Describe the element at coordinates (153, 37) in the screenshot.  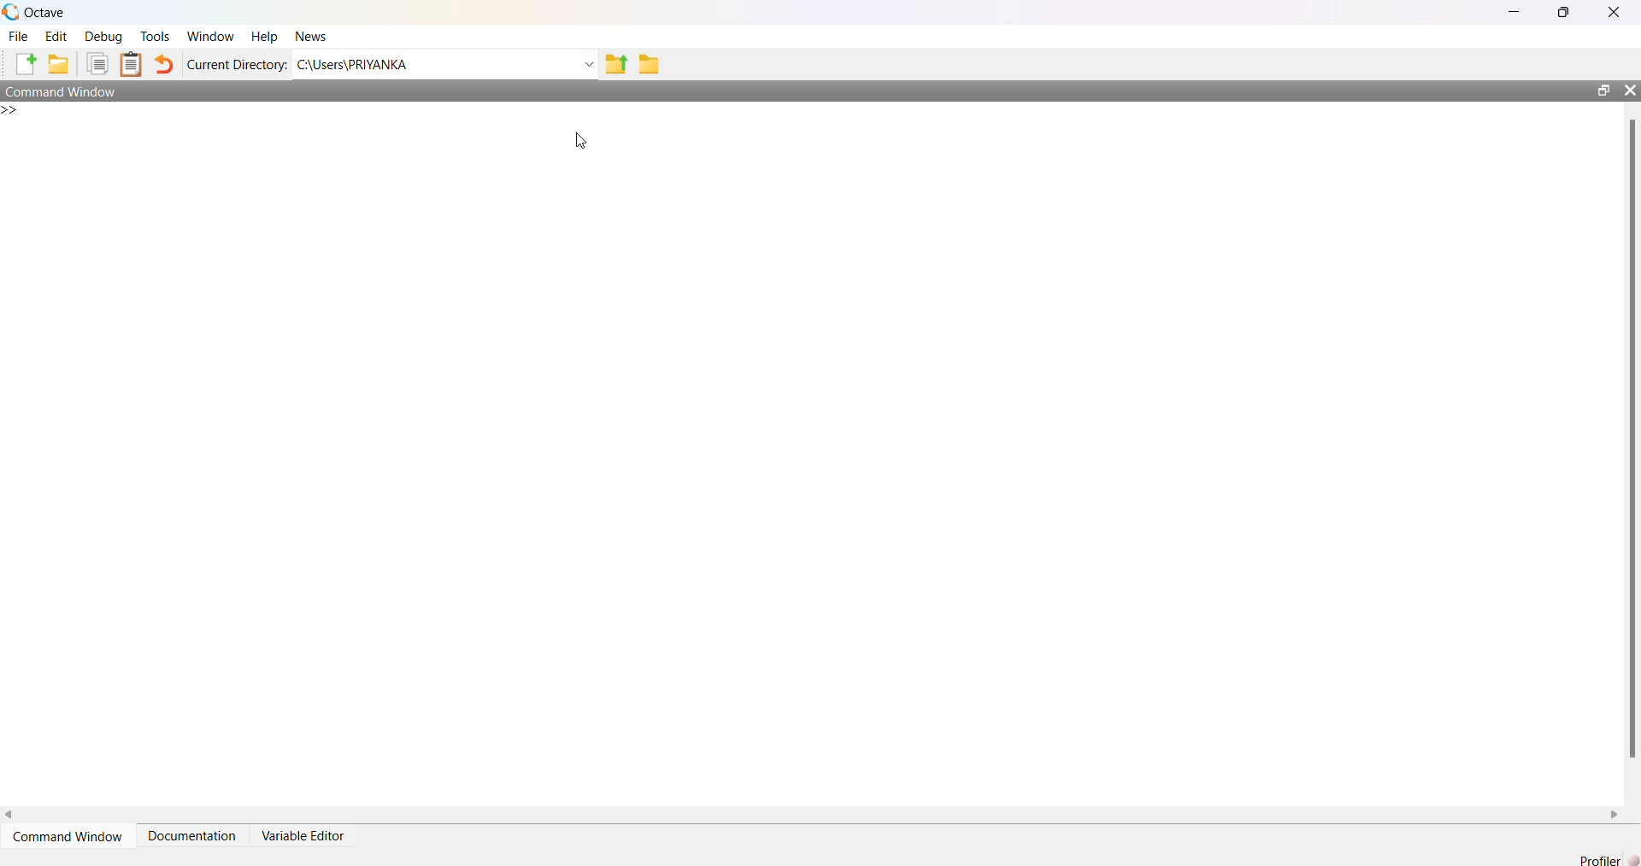
I see `Tools` at that location.